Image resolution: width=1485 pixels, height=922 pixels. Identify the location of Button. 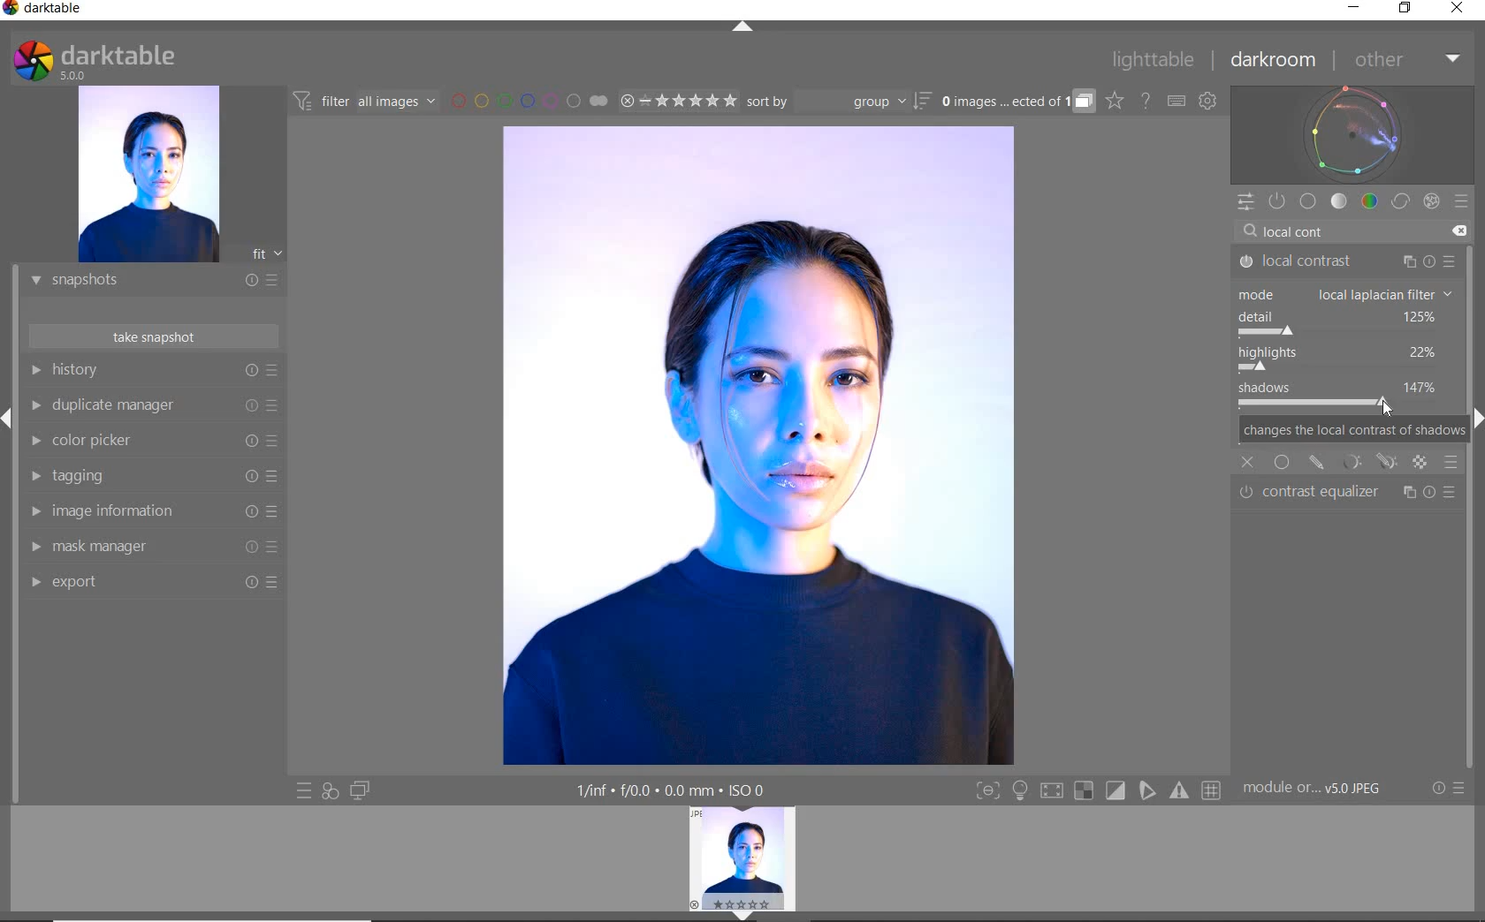
(1181, 790).